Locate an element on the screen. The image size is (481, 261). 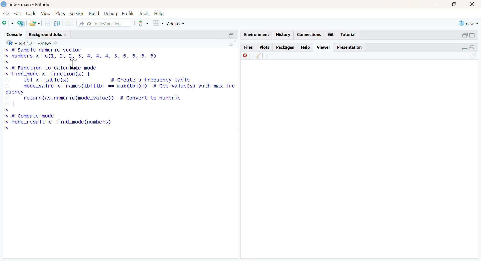
git is located at coordinates (331, 34).